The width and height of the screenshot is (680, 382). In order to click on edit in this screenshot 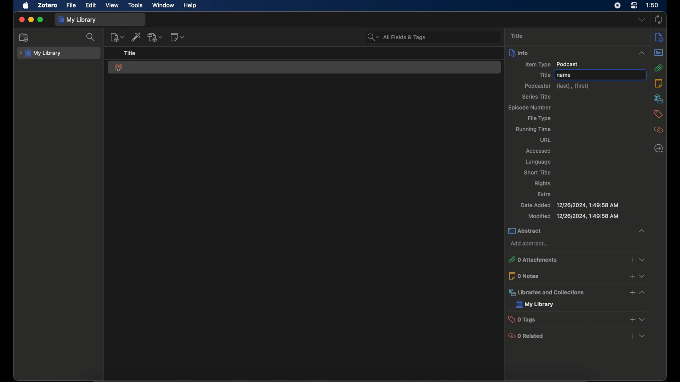, I will do `click(91, 5)`.